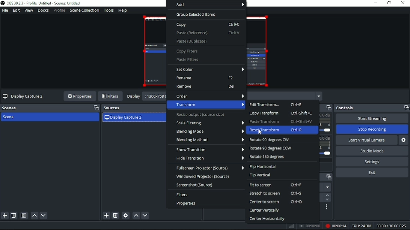 This screenshot has height=230, width=410. Describe the element at coordinates (276, 202) in the screenshot. I see `Center to screen` at that location.